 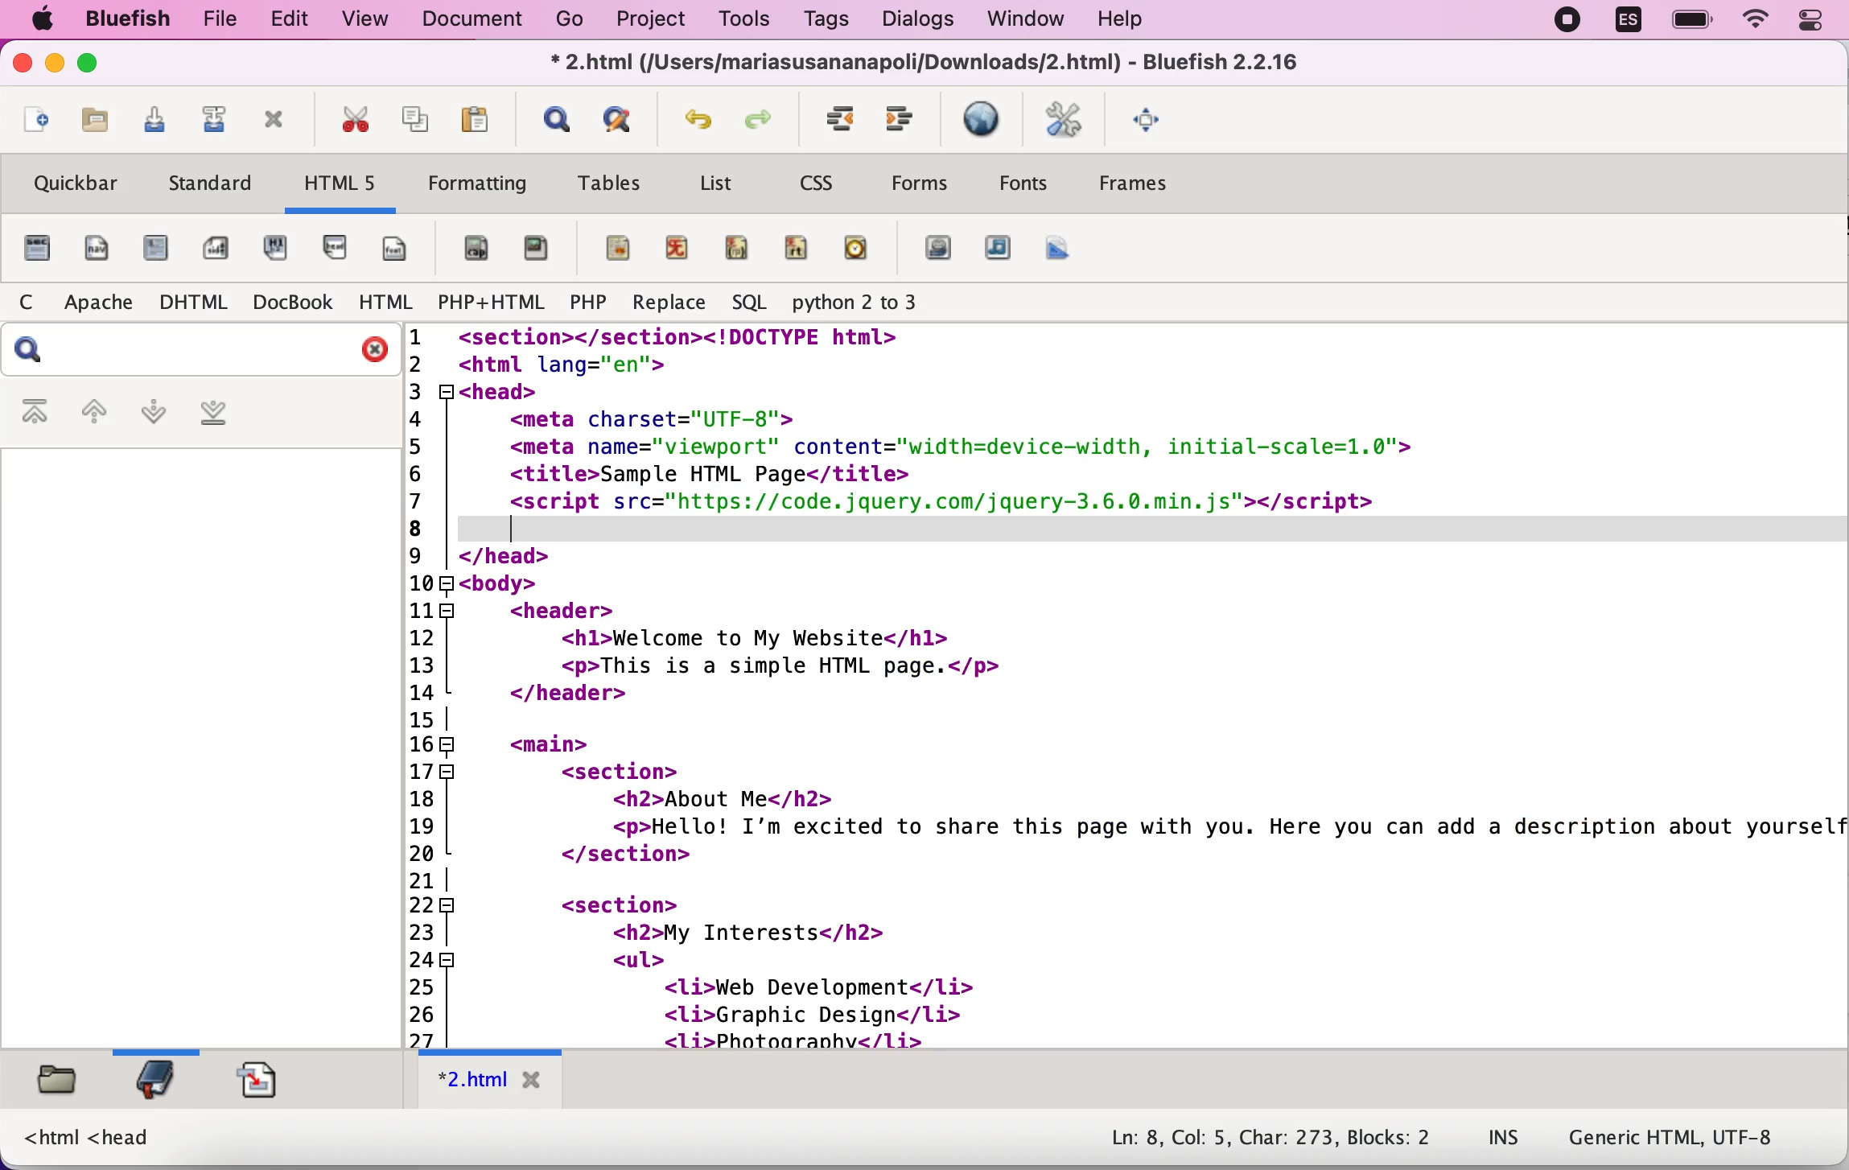 I want to click on paste, so click(x=475, y=118).